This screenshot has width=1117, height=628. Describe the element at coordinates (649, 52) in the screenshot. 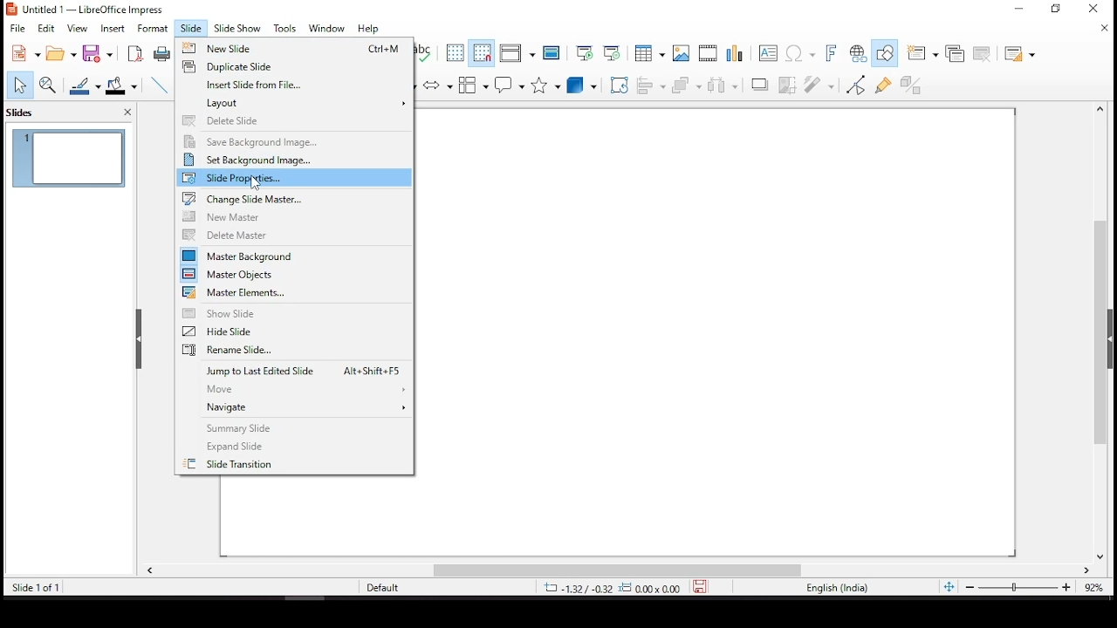

I see `table` at that location.